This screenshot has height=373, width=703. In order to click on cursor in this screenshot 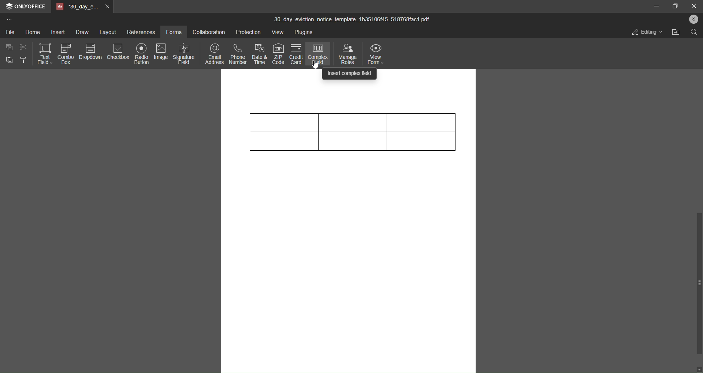, I will do `click(315, 65)`.